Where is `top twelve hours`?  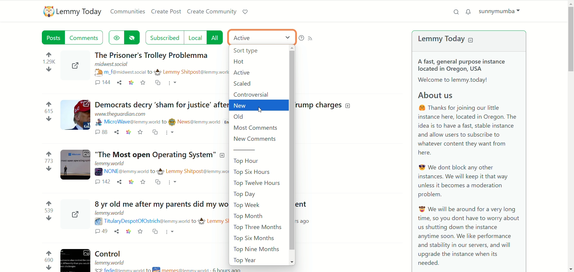 top twelve hours is located at coordinates (258, 184).